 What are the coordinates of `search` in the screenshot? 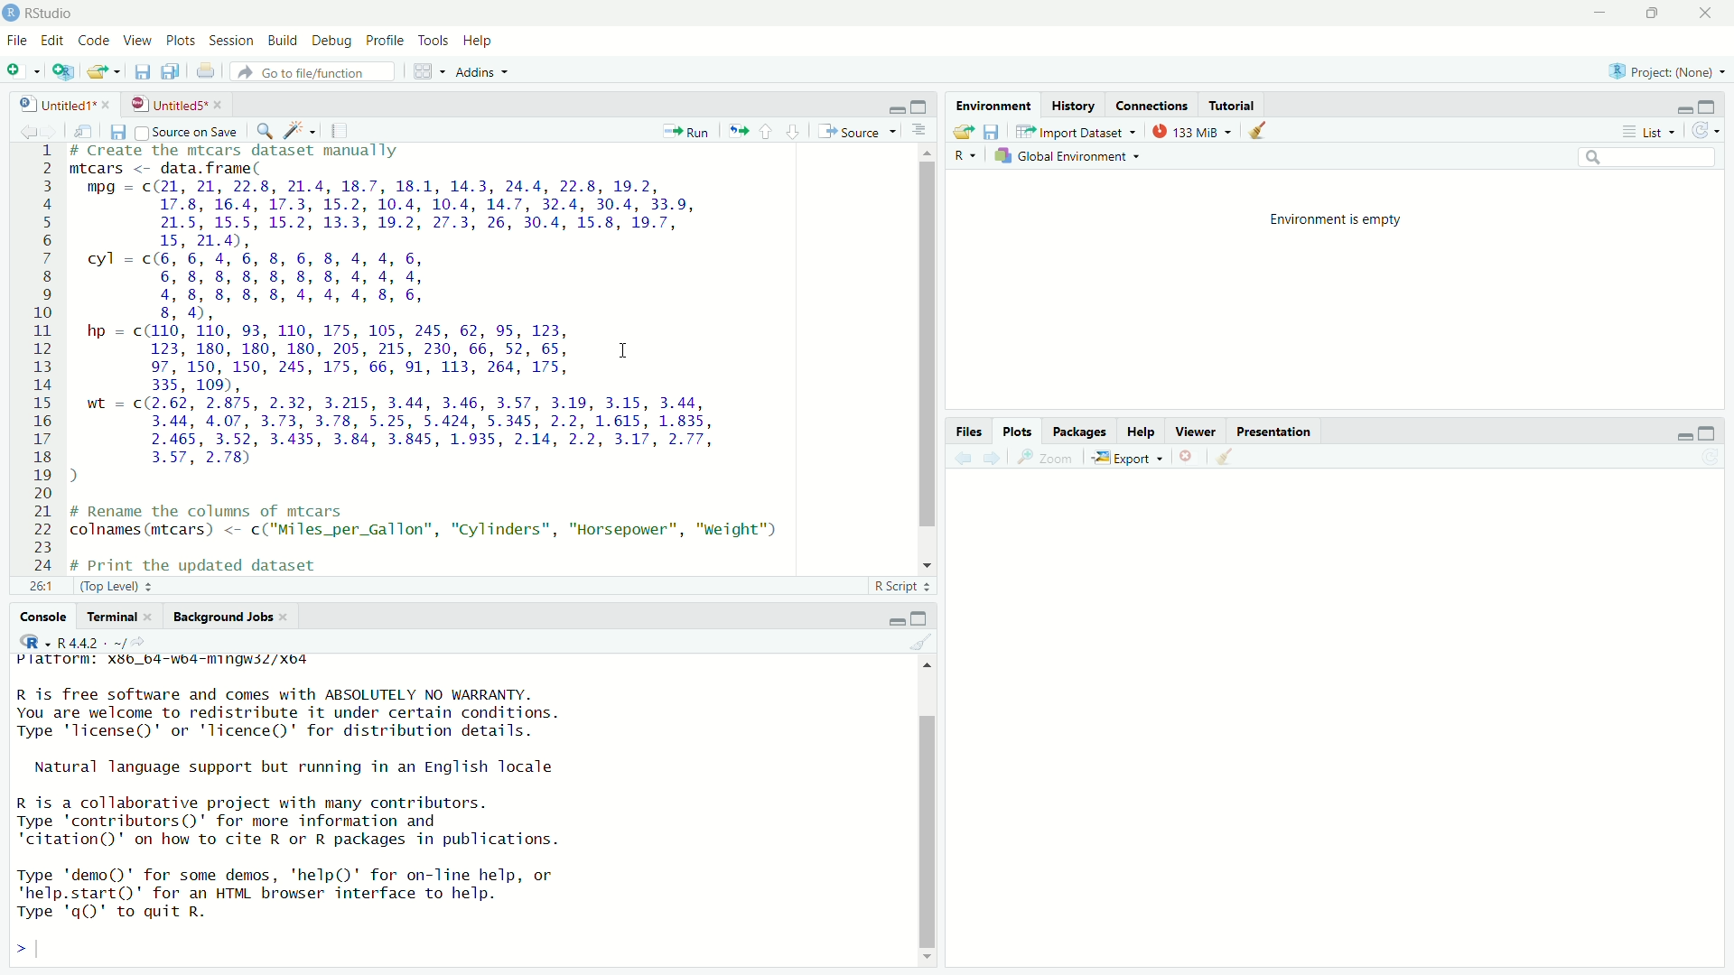 It's located at (261, 129).